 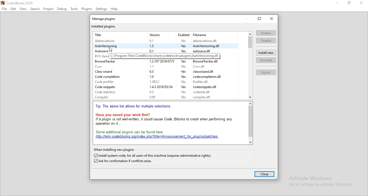 I want to click on Debug, so click(x=62, y=9).